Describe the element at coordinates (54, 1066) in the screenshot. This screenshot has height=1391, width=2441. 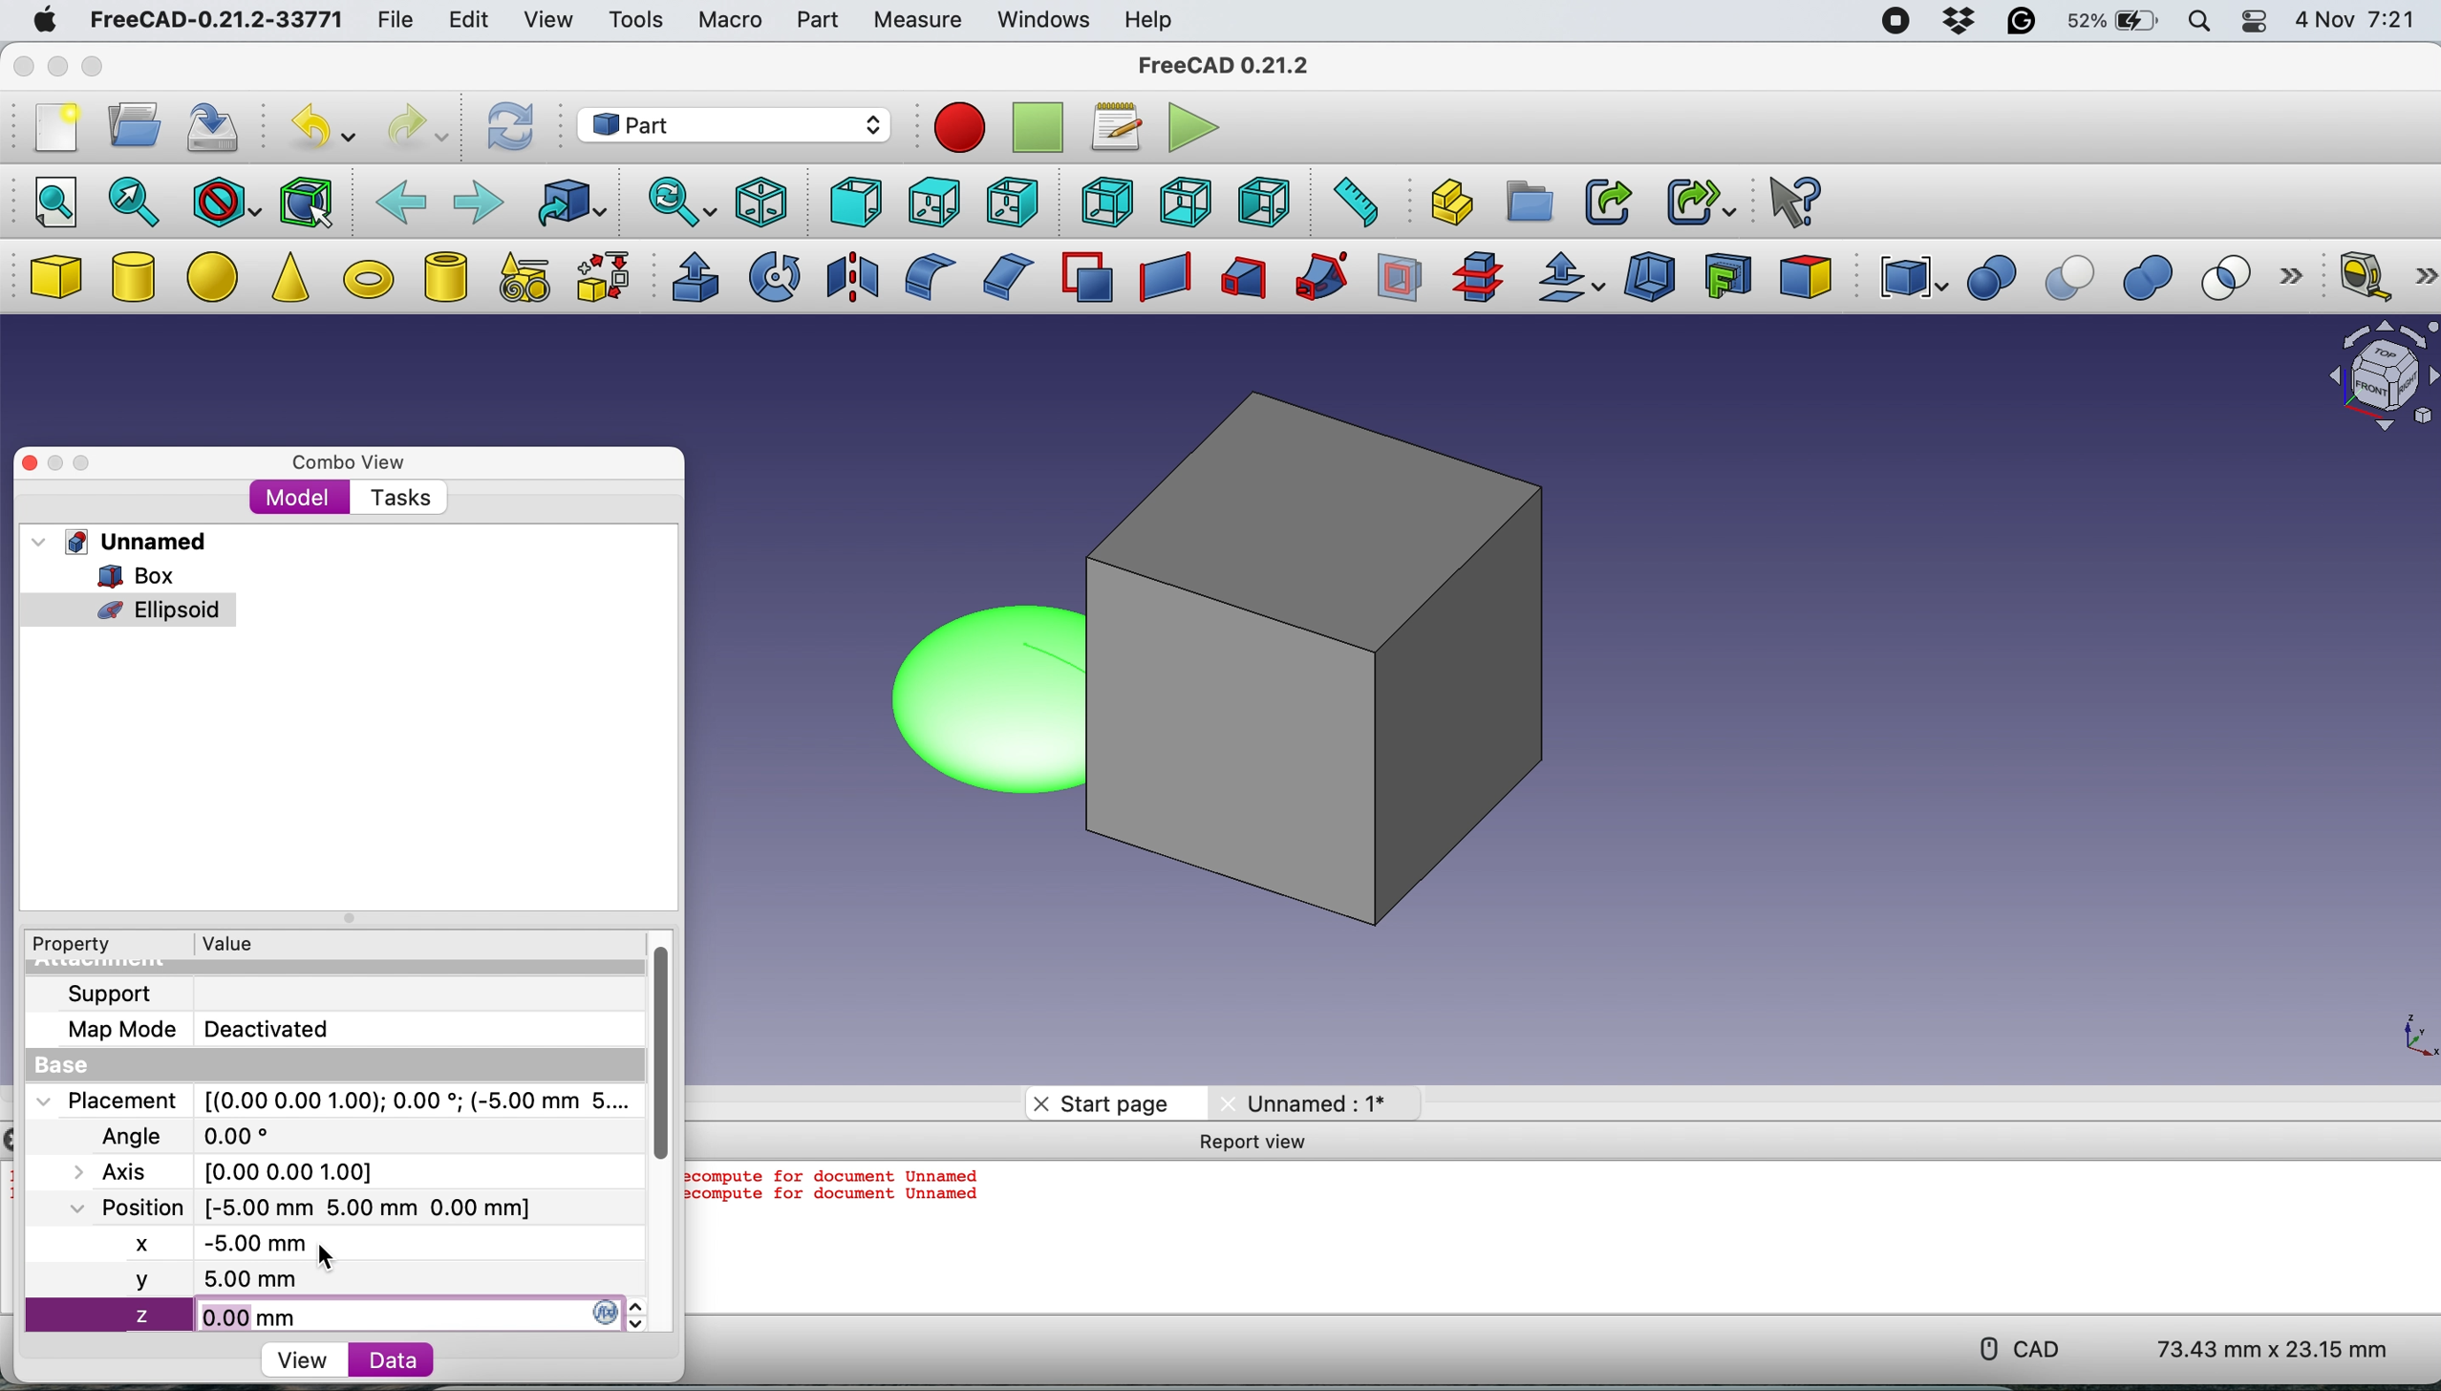
I see `base` at that location.